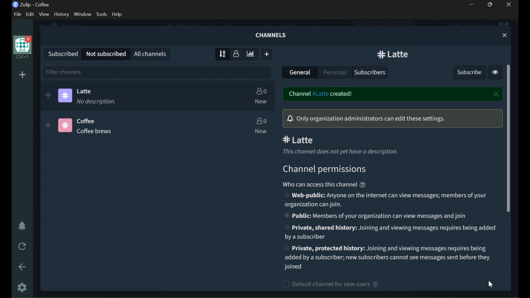  What do you see at coordinates (101, 14) in the screenshot?
I see `TOOLS` at bounding box center [101, 14].